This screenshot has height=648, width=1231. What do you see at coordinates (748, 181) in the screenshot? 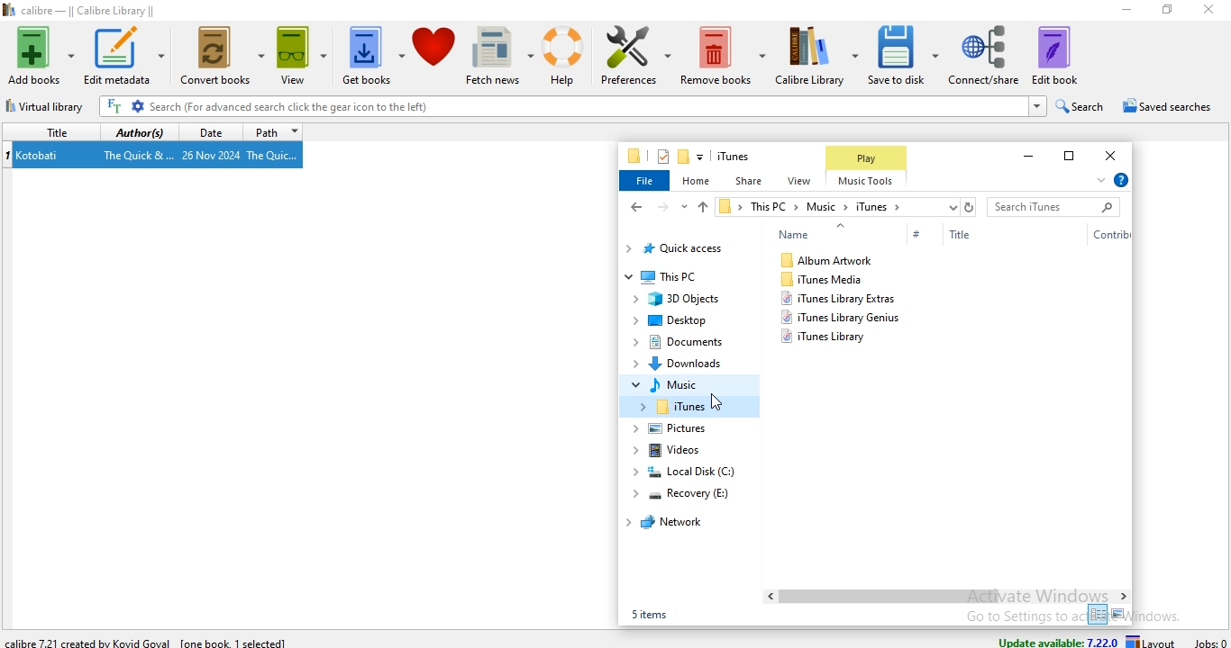
I see `share` at bounding box center [748, 181].